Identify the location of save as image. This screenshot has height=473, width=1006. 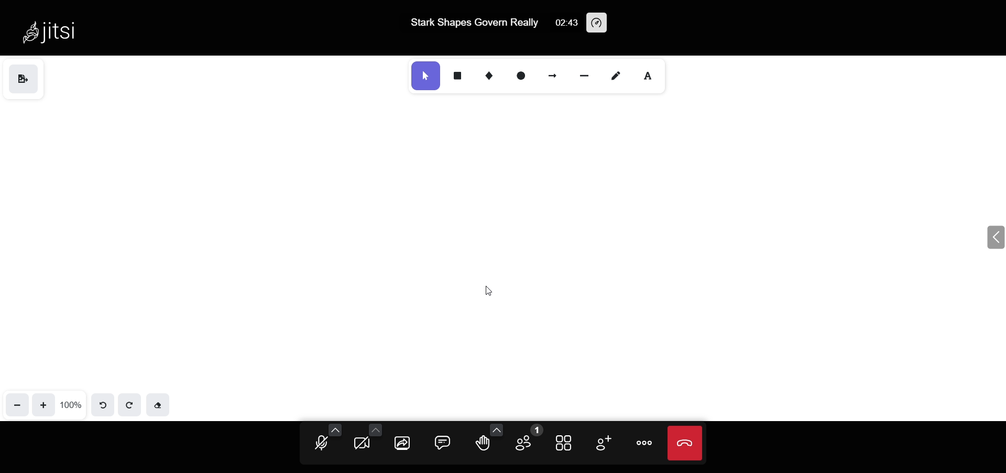
(23, 80).